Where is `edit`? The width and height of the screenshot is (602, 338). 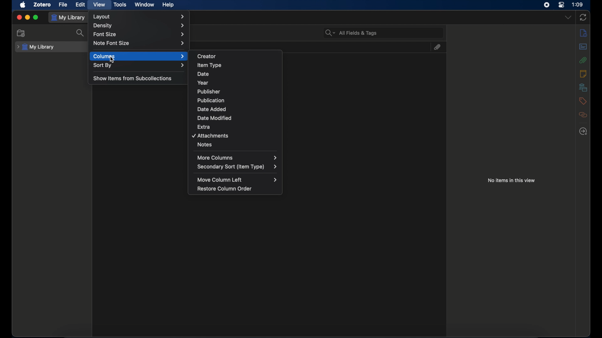
edit is located at coordinates (81, 4).